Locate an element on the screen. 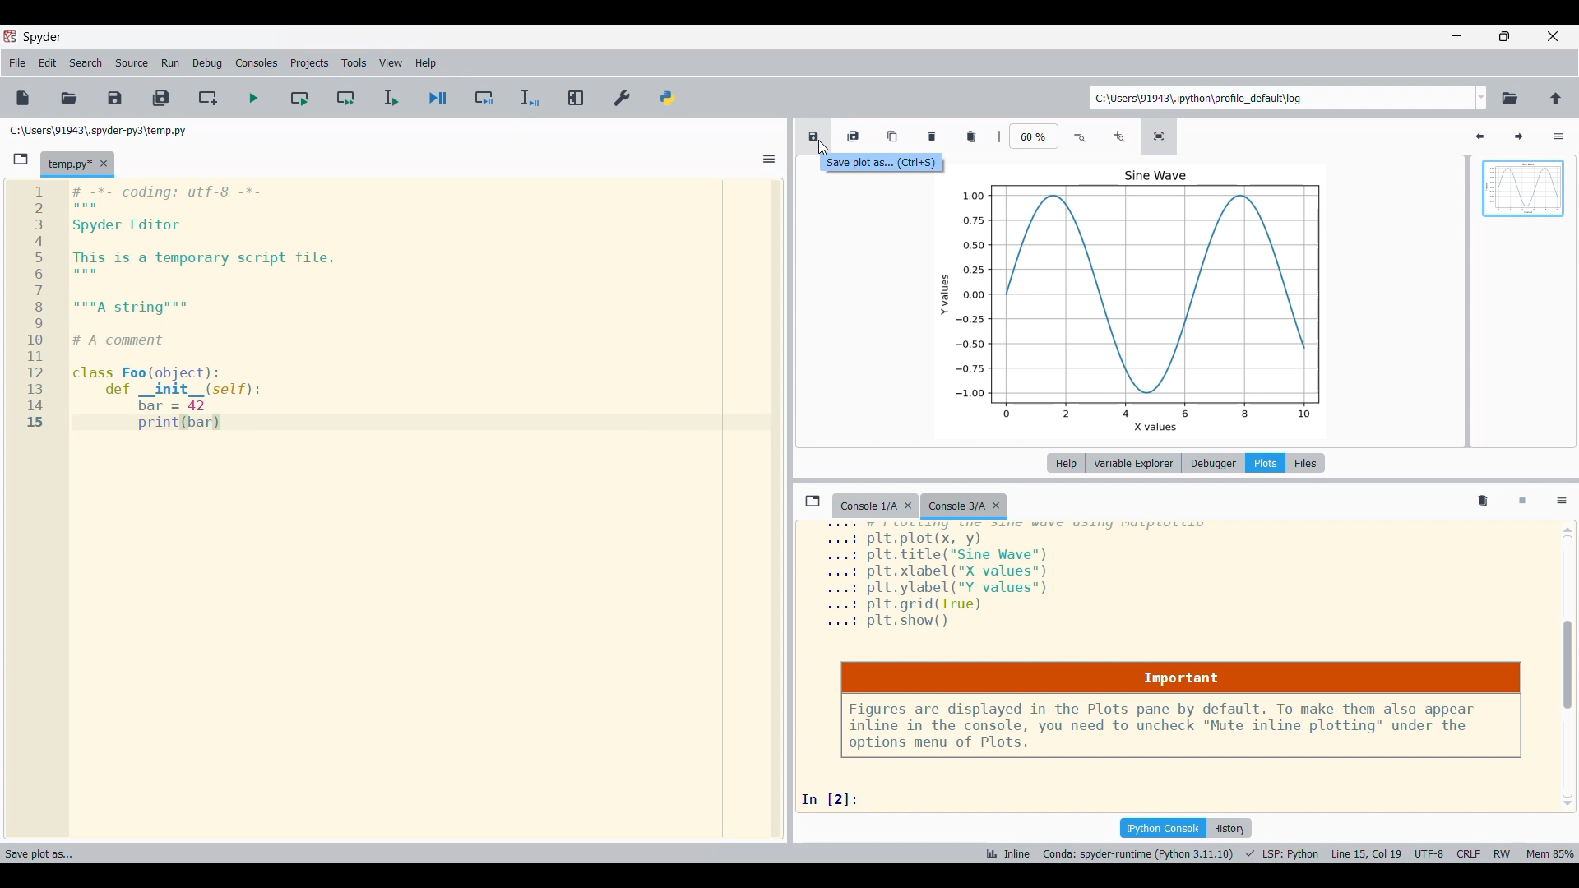  INTERPRETER is located at coordinates (1138, 853).